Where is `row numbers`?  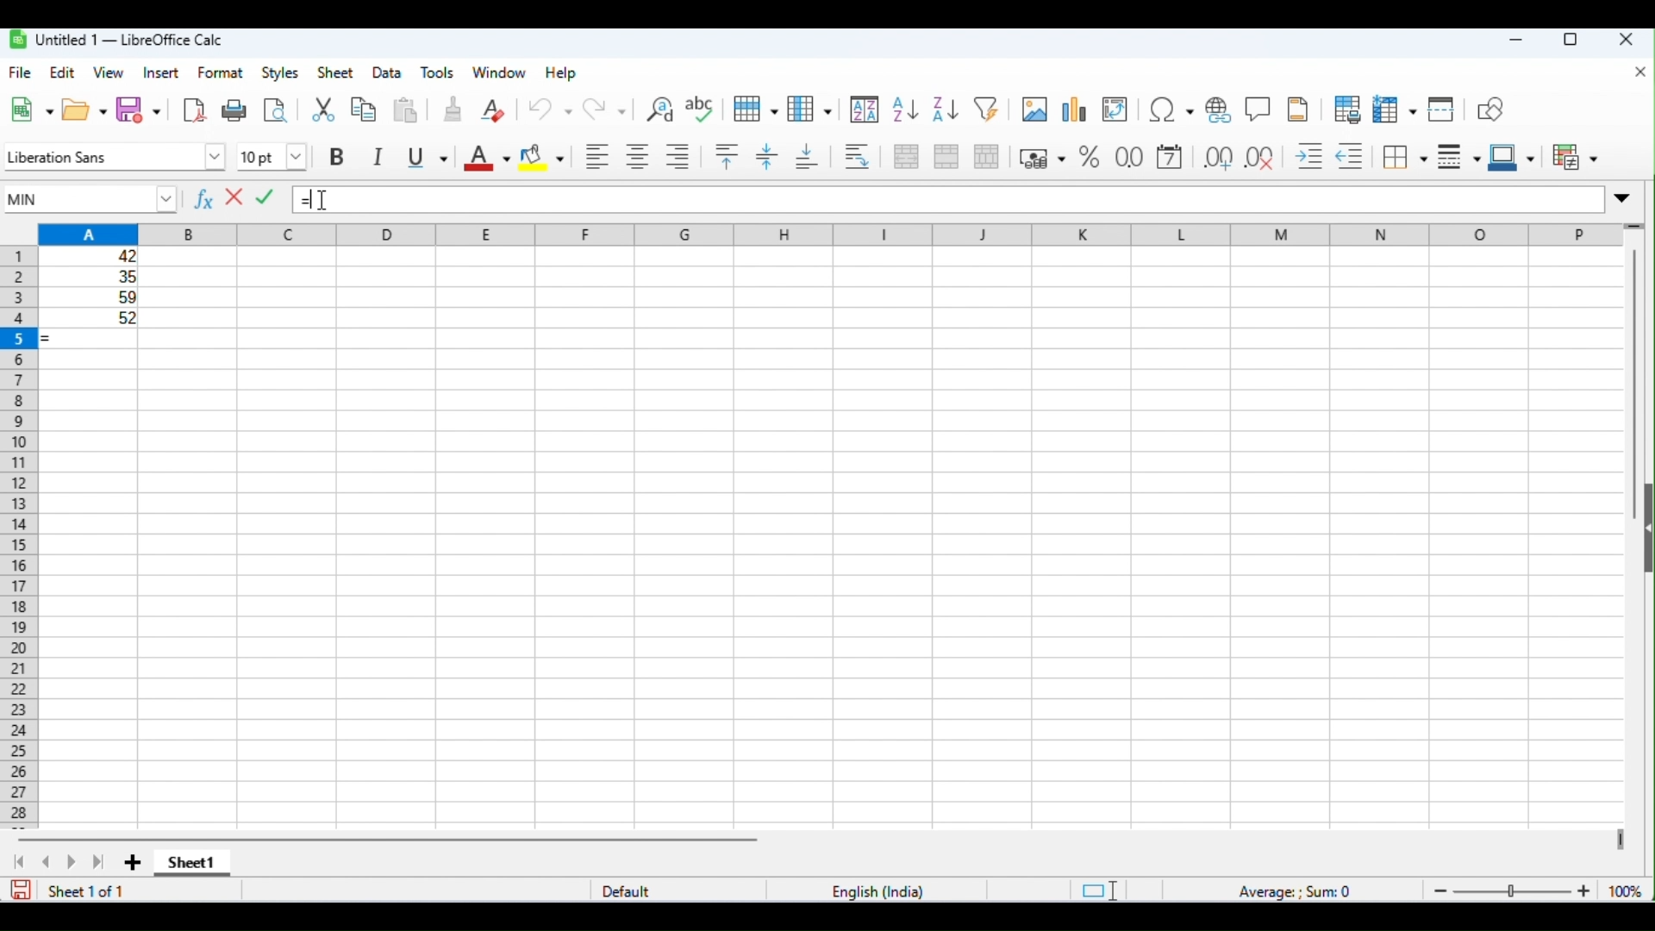
row numbers is located at coordinates (20, 537).